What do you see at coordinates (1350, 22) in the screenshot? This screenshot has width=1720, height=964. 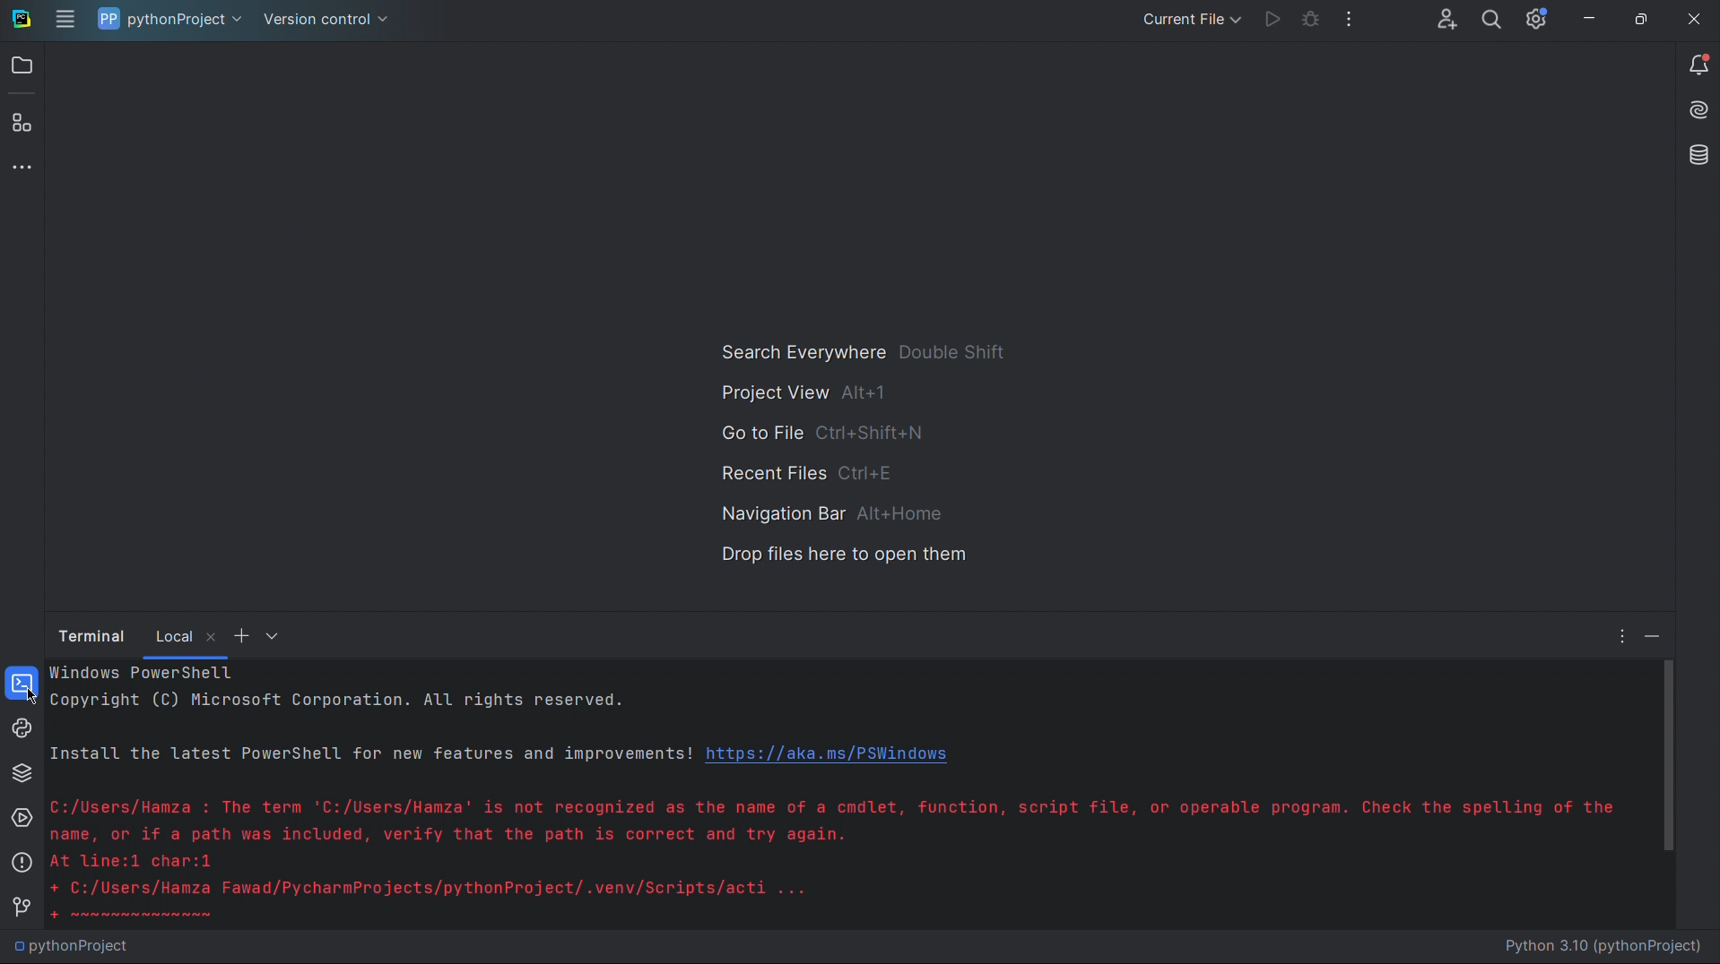 I see `More` at bounding box center [1350, 22].